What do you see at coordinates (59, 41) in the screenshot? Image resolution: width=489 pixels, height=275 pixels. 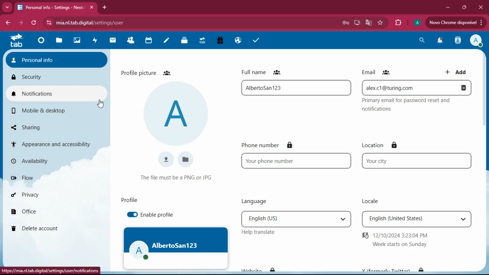 I see `files` at bounding box center [59, 41].